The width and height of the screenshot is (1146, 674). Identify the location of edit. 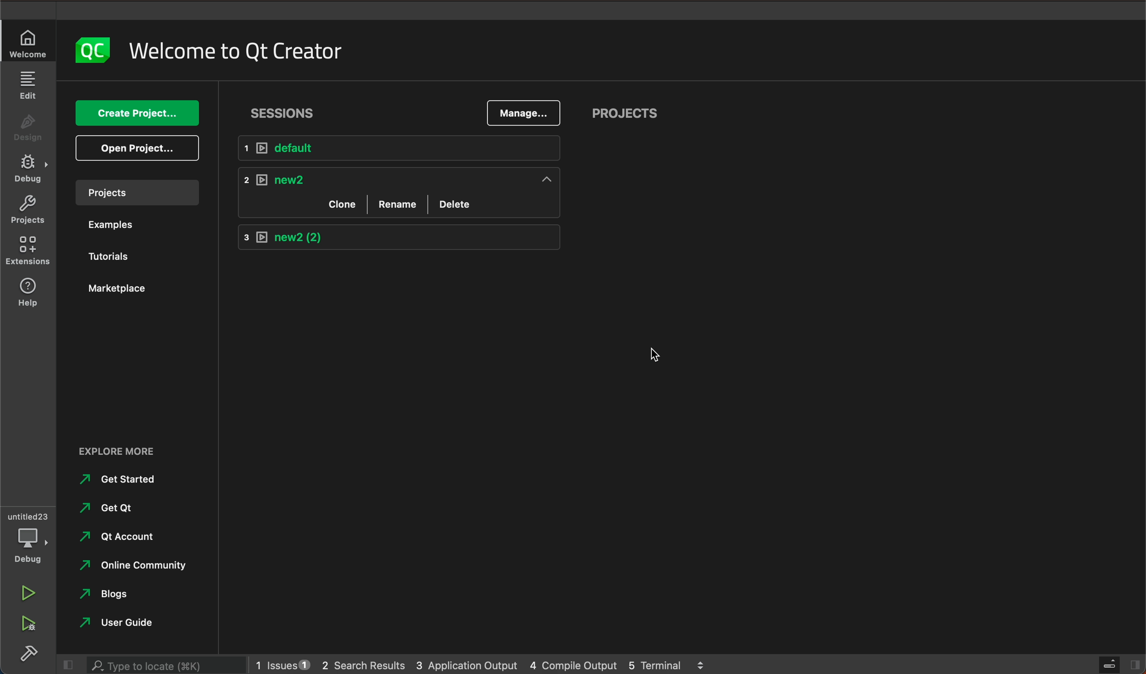
(30, 87).